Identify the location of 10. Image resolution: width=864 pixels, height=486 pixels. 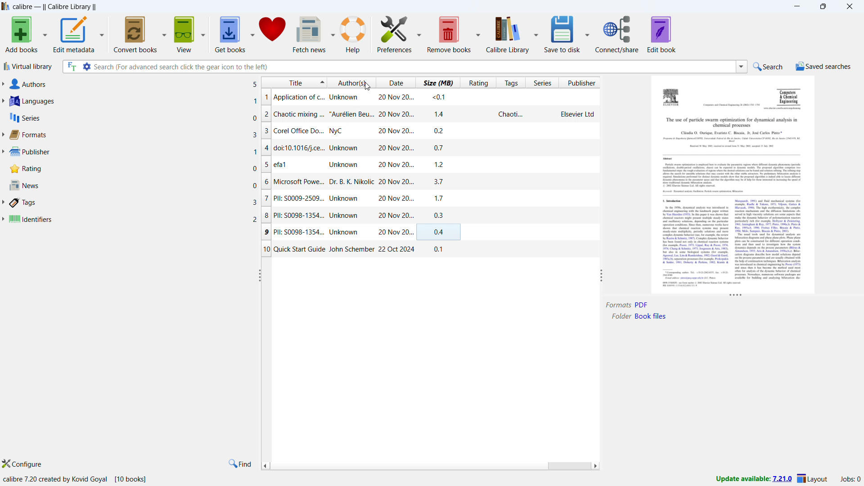
(265, 249).